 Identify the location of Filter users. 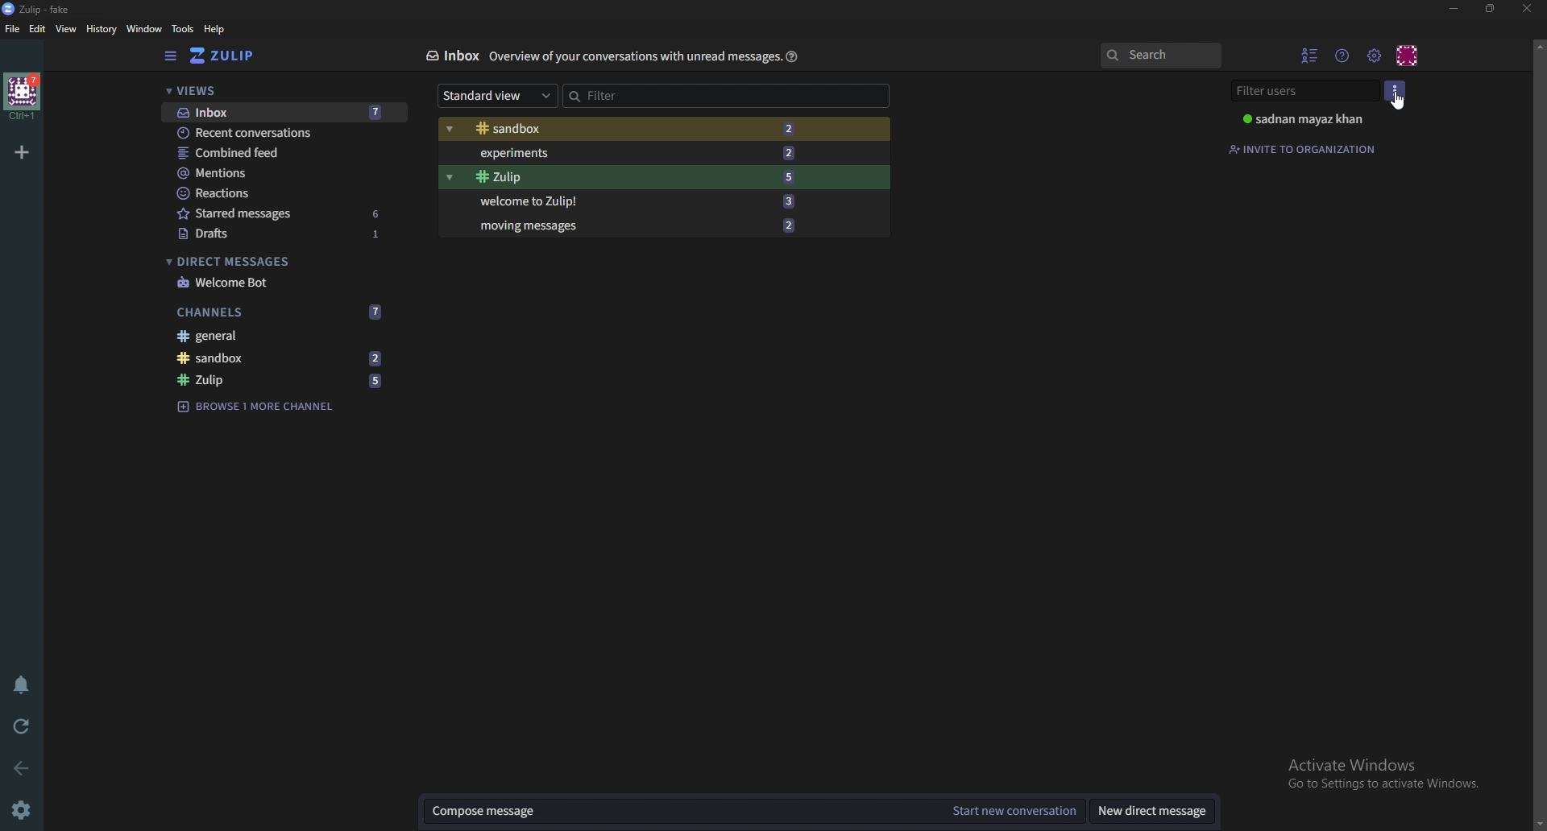
(1304, 93).